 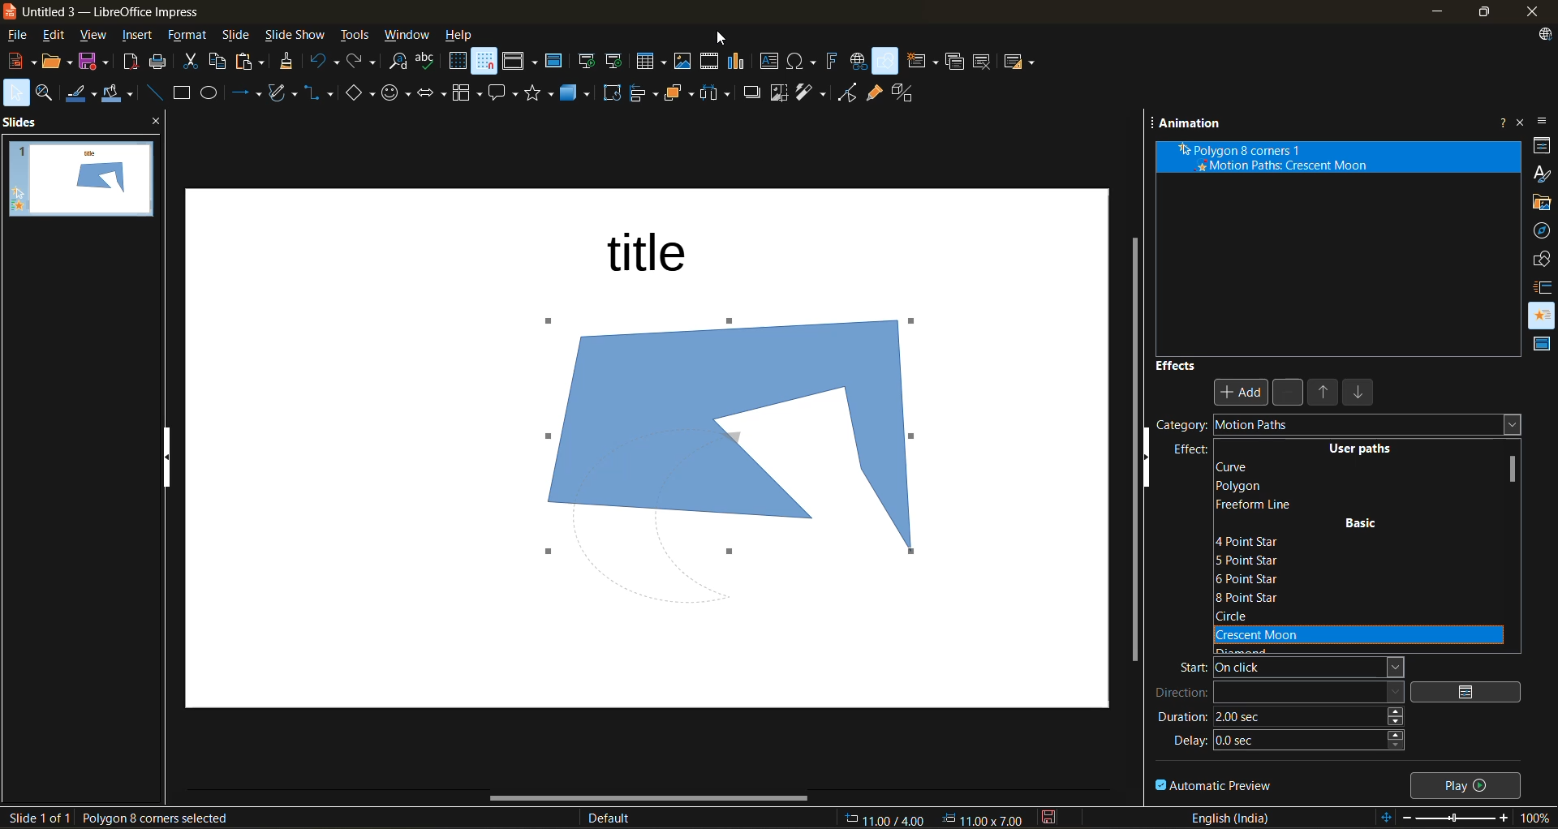 What do you see at coordinates (933, 817) in the screenshot?
I see `coordinates` at bounding box center [933, 817].